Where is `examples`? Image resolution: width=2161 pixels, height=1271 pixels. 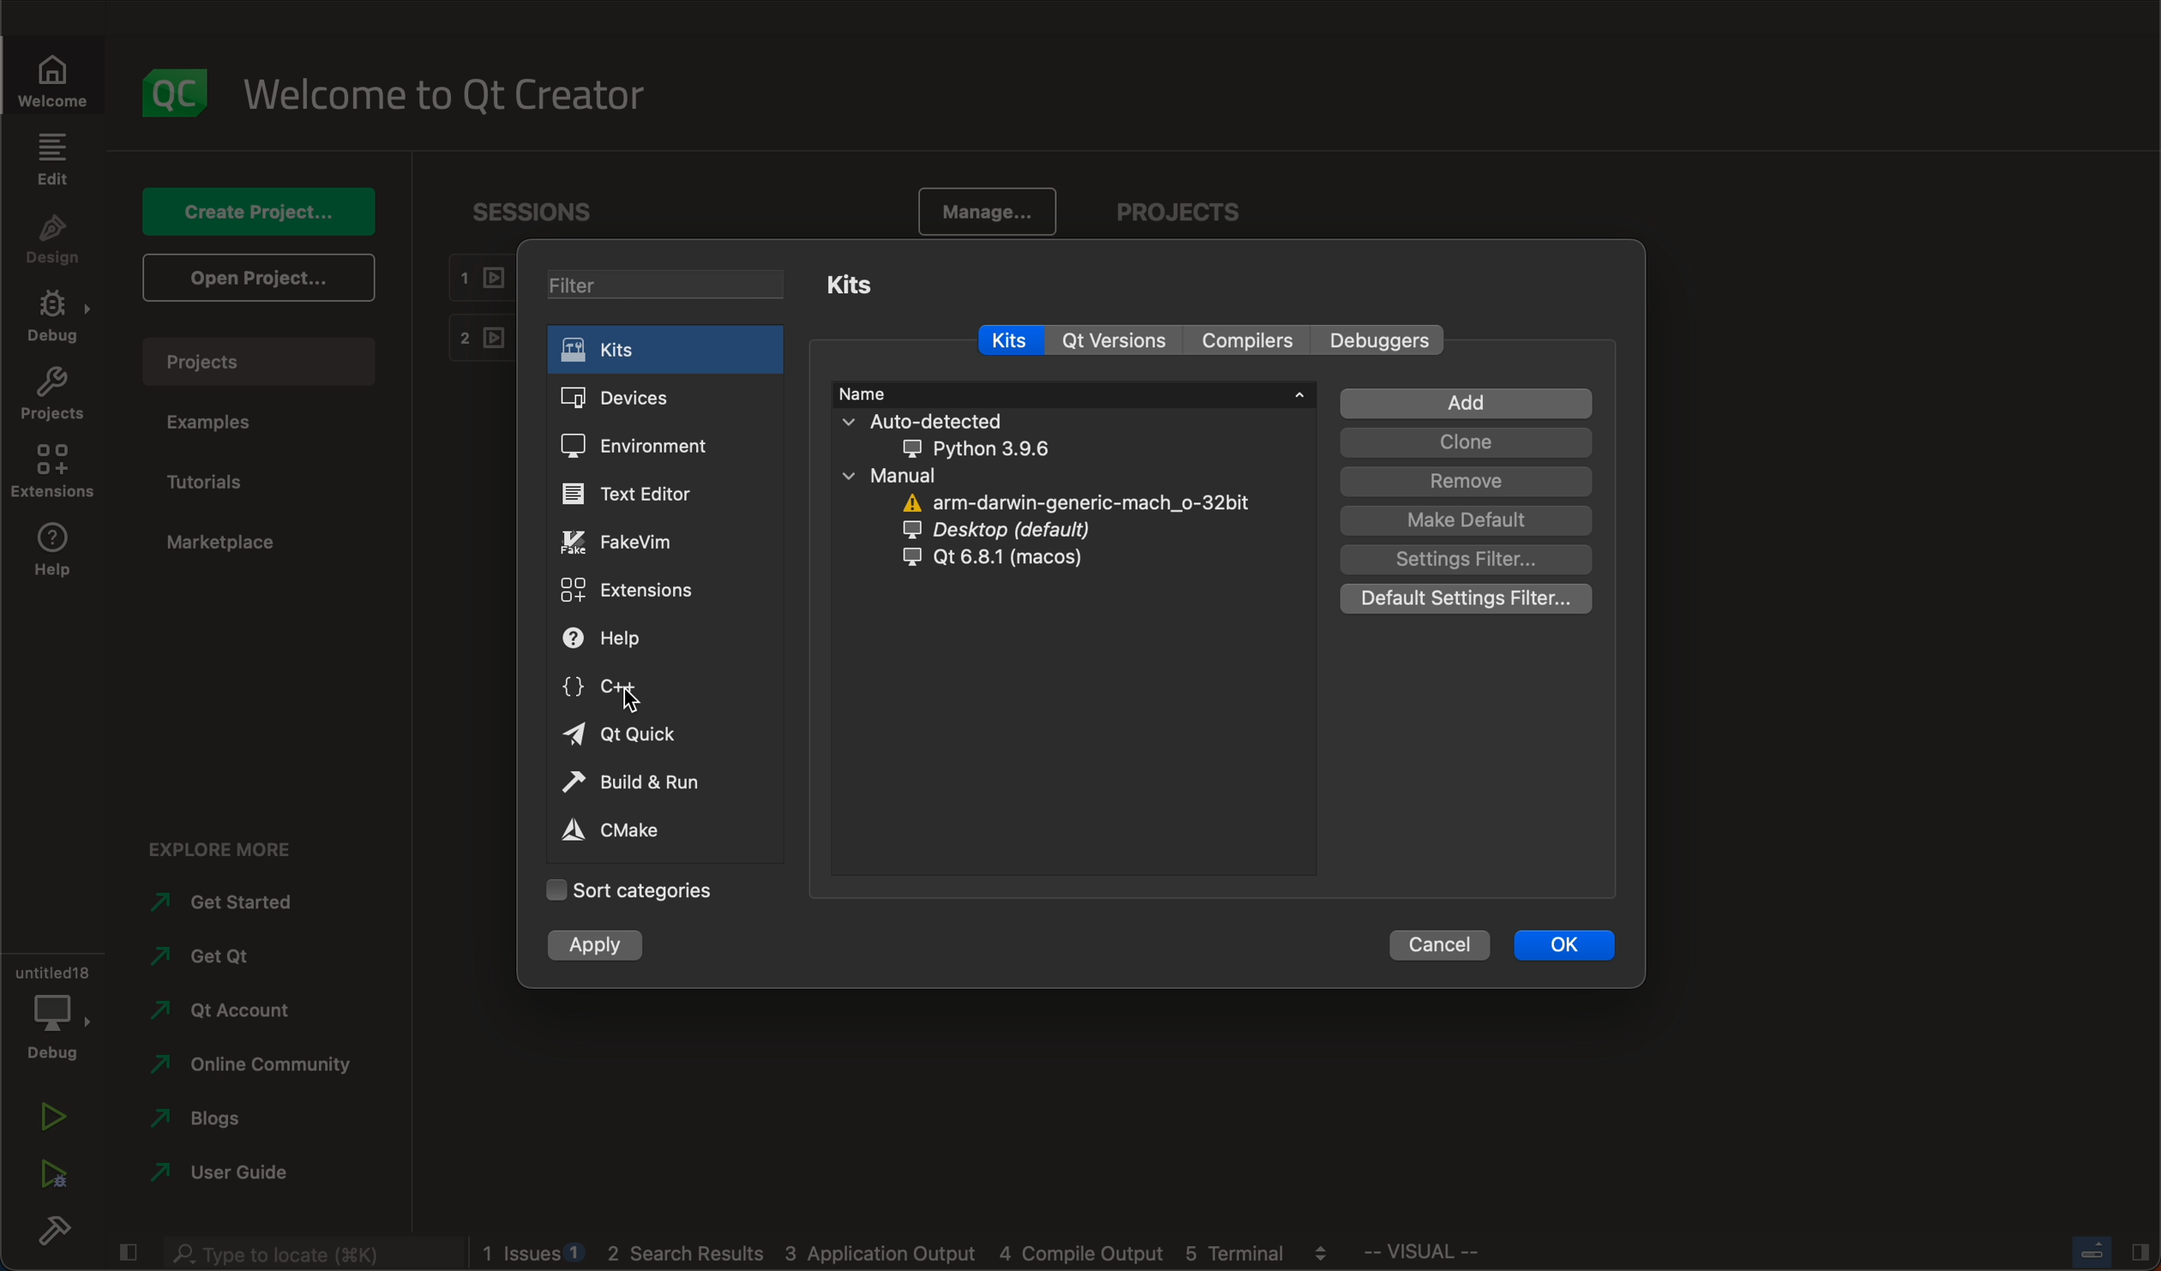
examples is located at coordinates (217, 423).